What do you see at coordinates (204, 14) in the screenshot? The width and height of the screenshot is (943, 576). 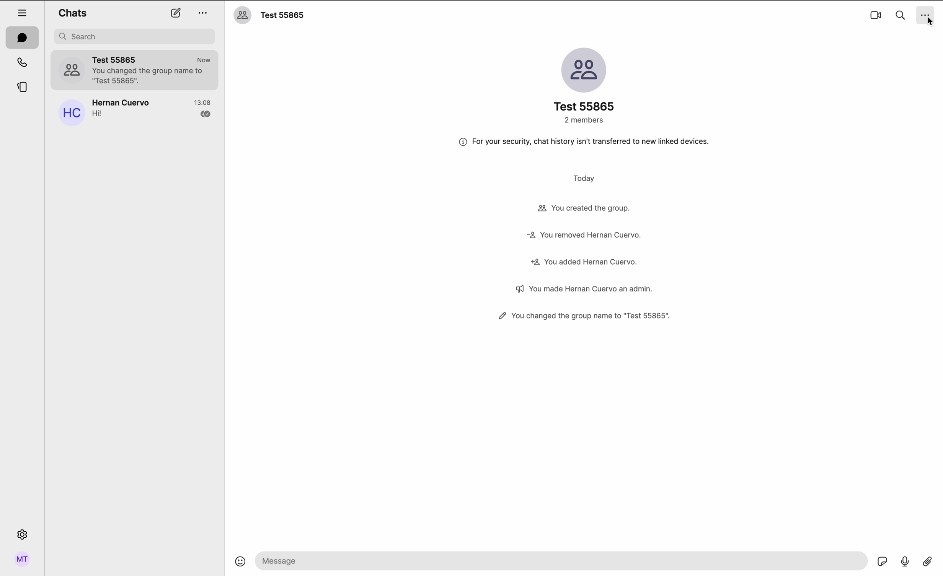 I see `more options` at bounding box center [204, 14].